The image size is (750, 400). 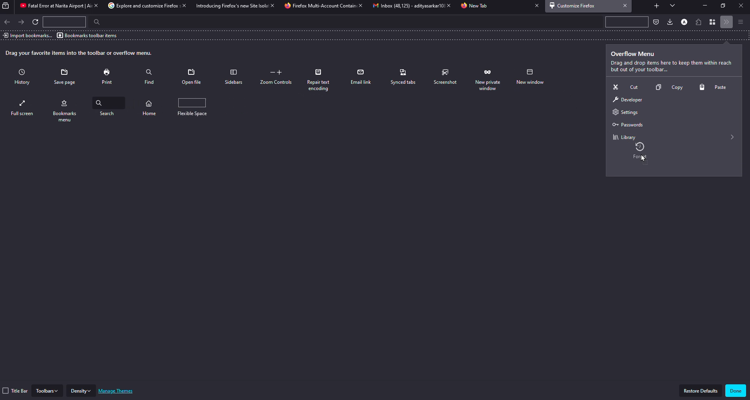 I want to click on cut, so click(x=624, y=86).